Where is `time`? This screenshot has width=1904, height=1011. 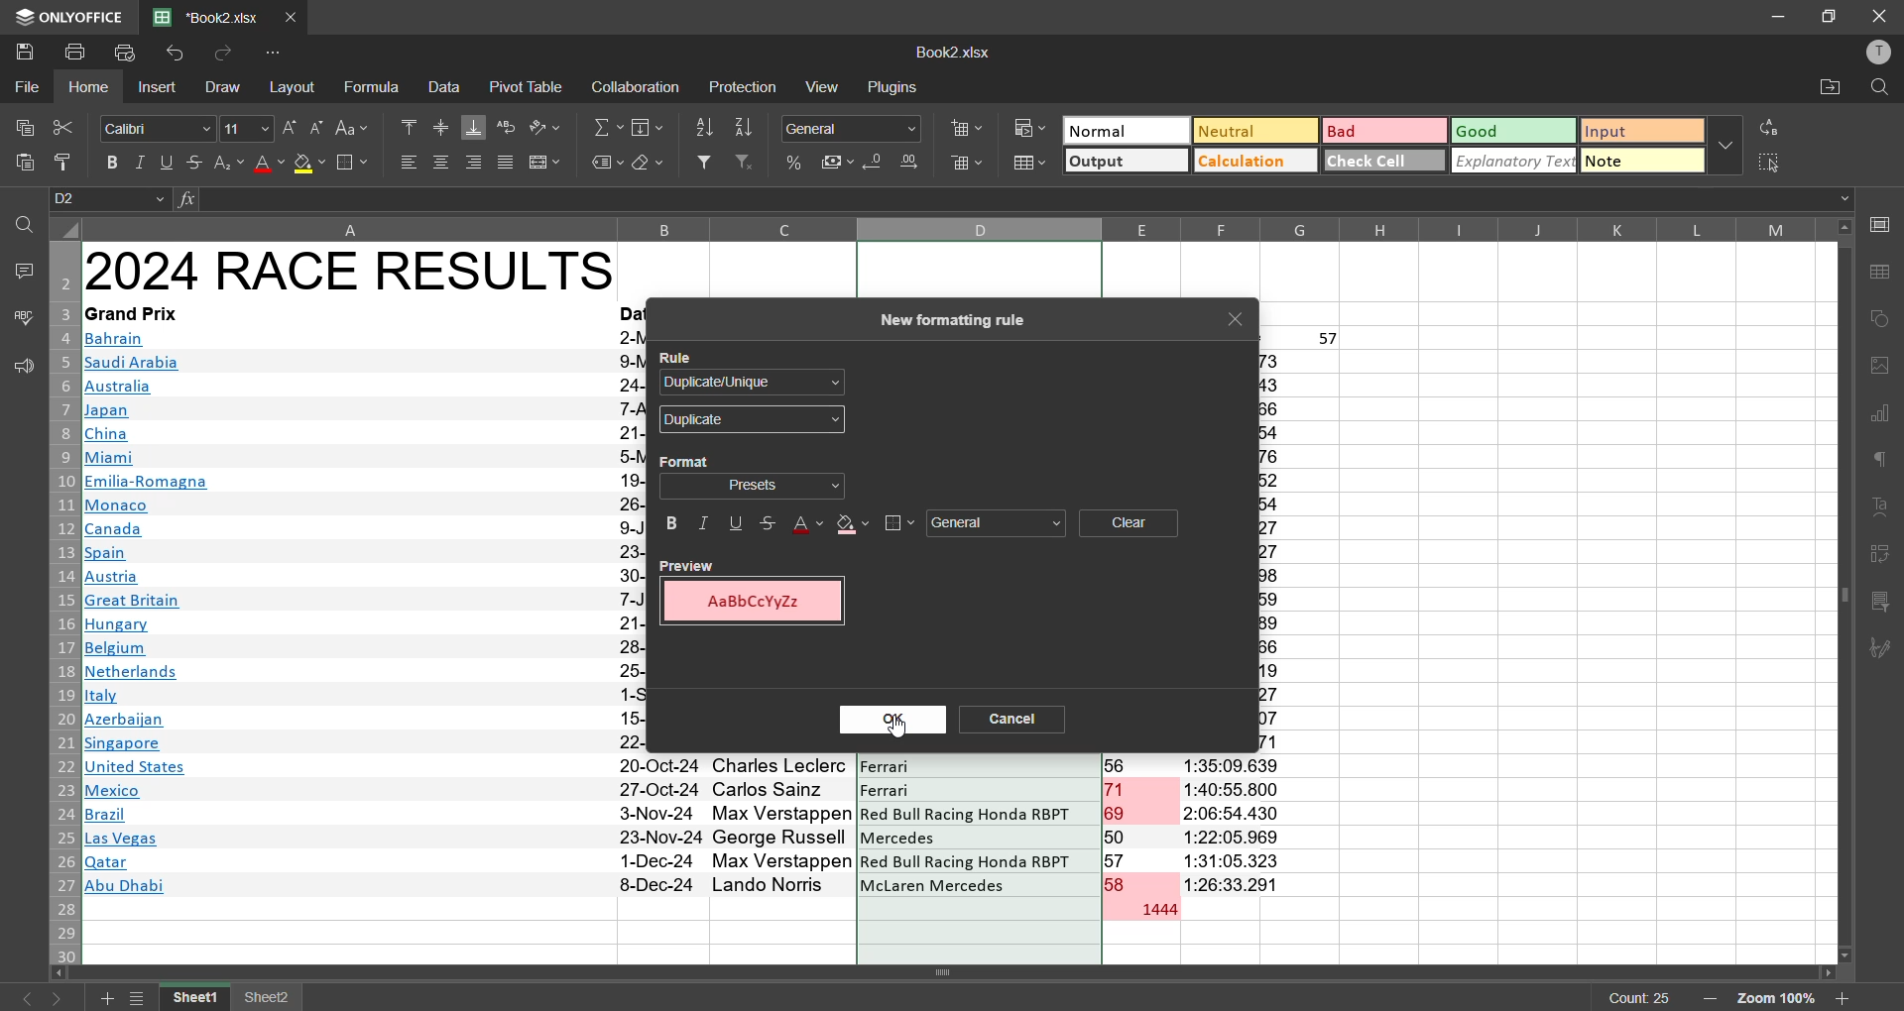
time is located at coordinates (1237, 824).